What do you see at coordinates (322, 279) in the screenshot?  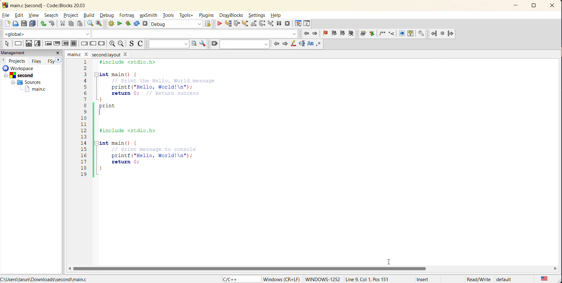 I see `Windows-1252` at bounding box center [322, 279].